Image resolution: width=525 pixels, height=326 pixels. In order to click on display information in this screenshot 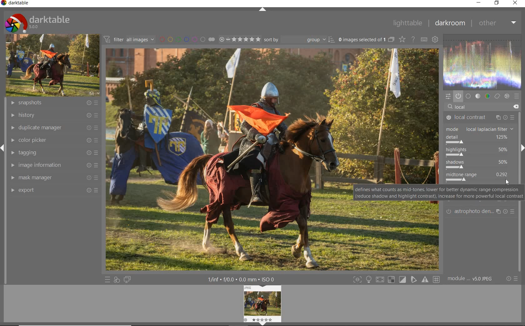, I will do `click(244, 279)`.